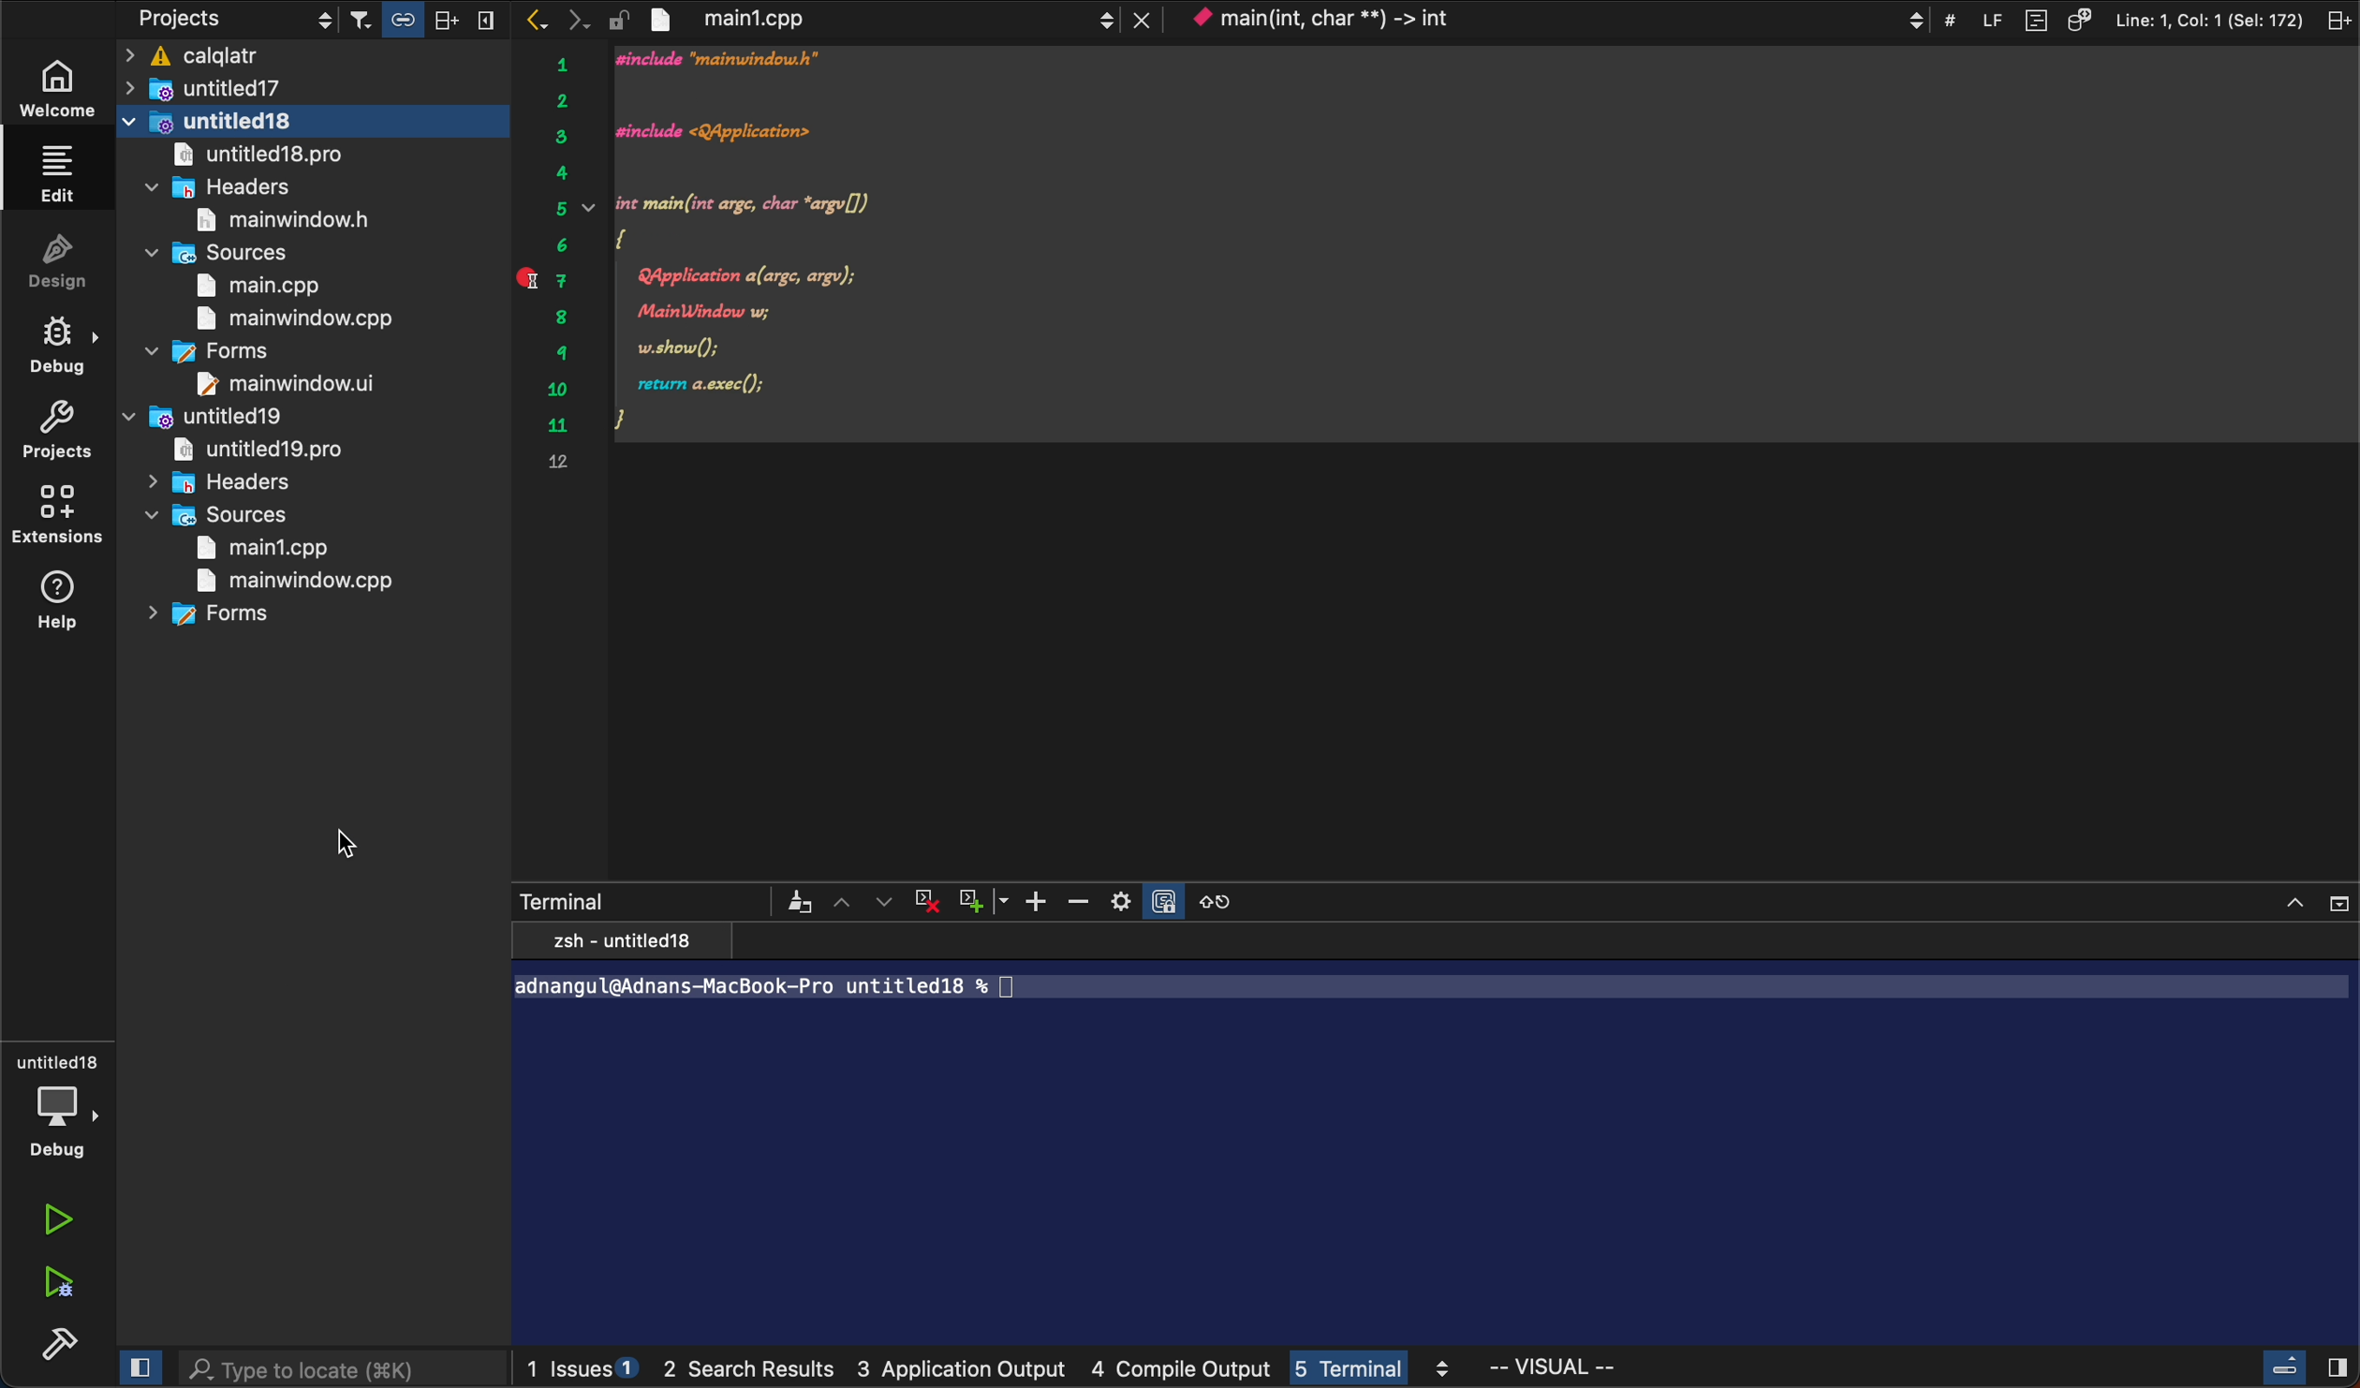 This screenshot has height=1388, width=2360. What do you see at coordinates (229, 515) in the screenshot?
I see `sources` at bounding box center [229, 515].